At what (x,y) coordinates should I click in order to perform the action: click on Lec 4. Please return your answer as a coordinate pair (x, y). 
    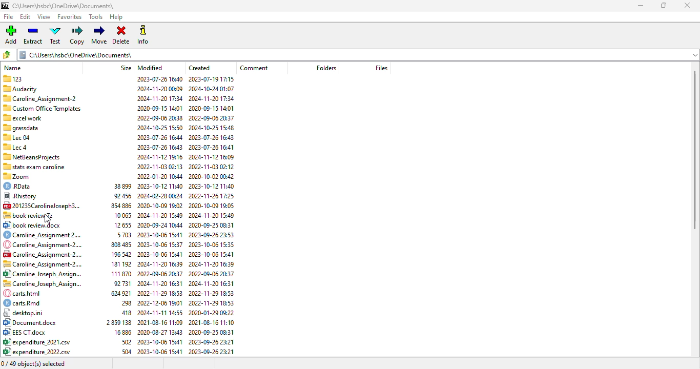
    Looking at the image, I should click on (16, 147).